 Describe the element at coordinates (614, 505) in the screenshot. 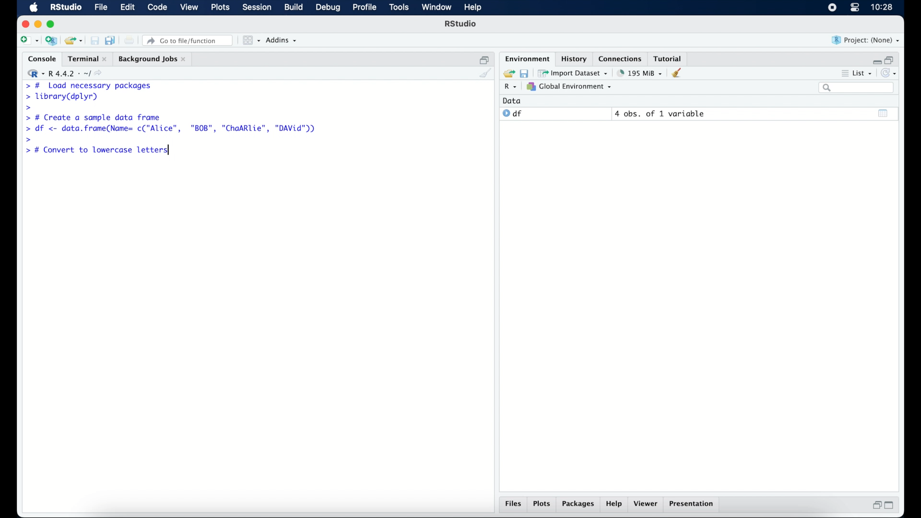

I see `help` at that location.